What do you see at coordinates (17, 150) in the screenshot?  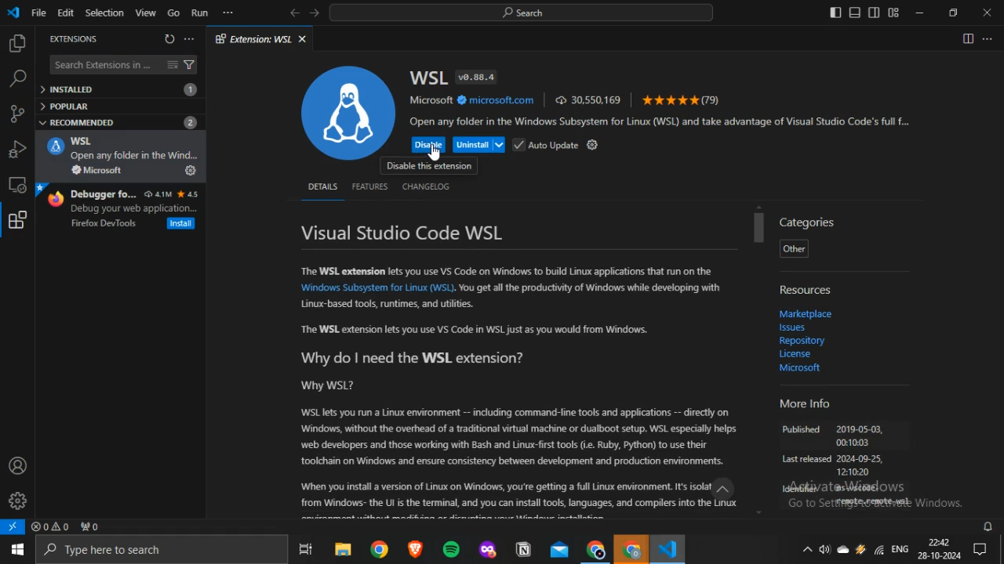 I see `run and debug` at bounding box center [17, 150].